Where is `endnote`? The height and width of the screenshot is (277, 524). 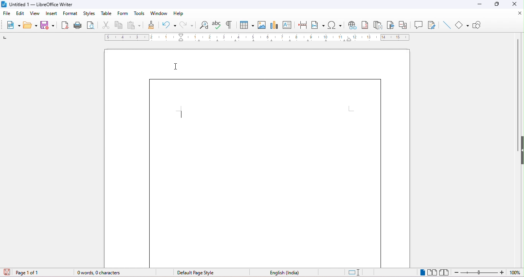 endnote is located at coordinates (379, 25).